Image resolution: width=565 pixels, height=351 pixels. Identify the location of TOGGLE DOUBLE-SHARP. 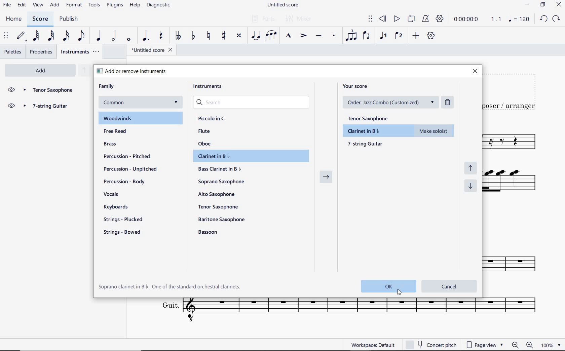
(239, 36).